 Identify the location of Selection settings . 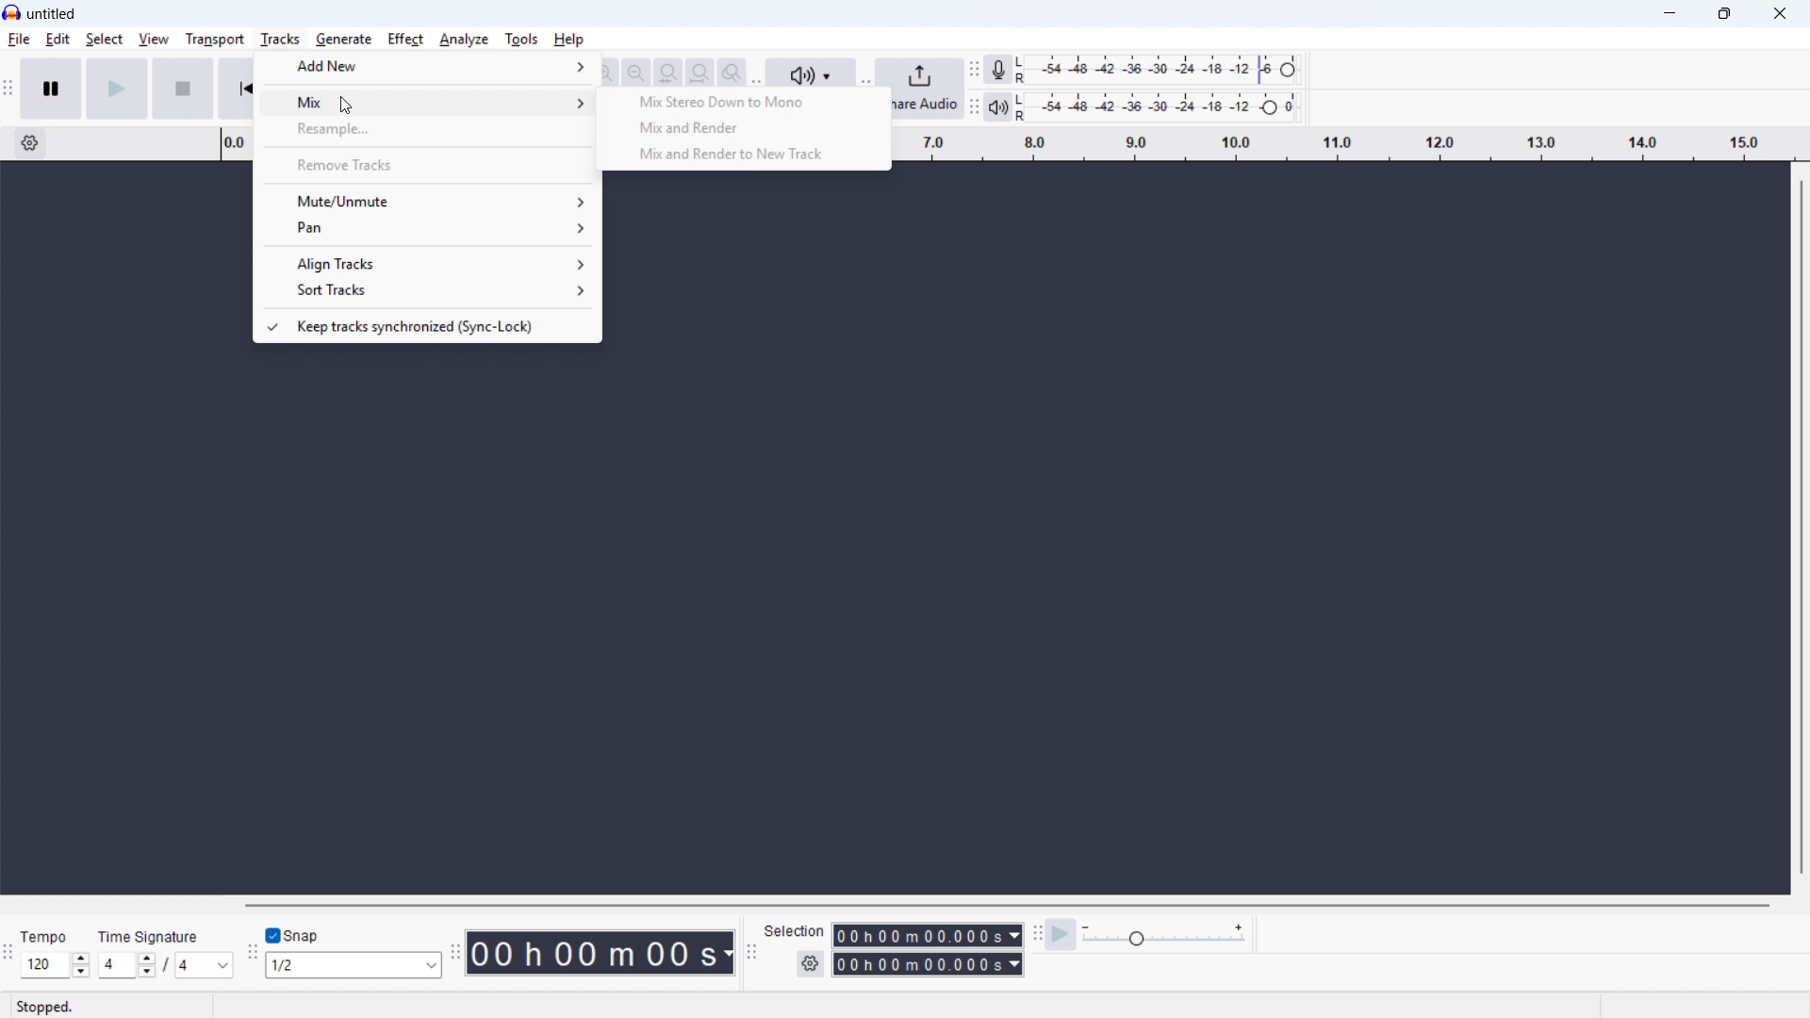
(811, 964).